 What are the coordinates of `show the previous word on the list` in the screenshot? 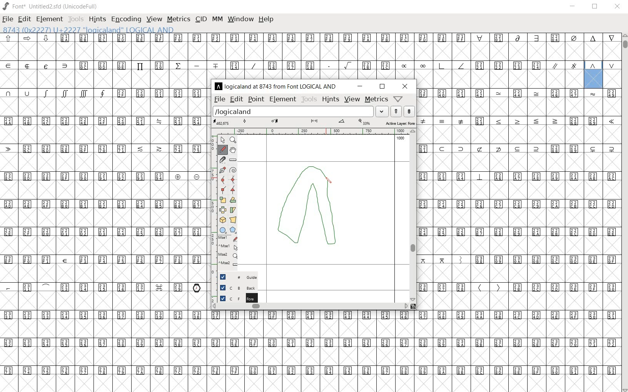 It's located at (409, 112).